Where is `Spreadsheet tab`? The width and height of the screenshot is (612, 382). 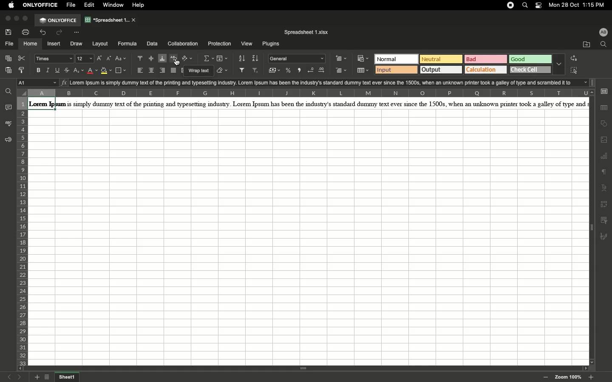
Spreadsheet tab is located at coordinates (111, 20).